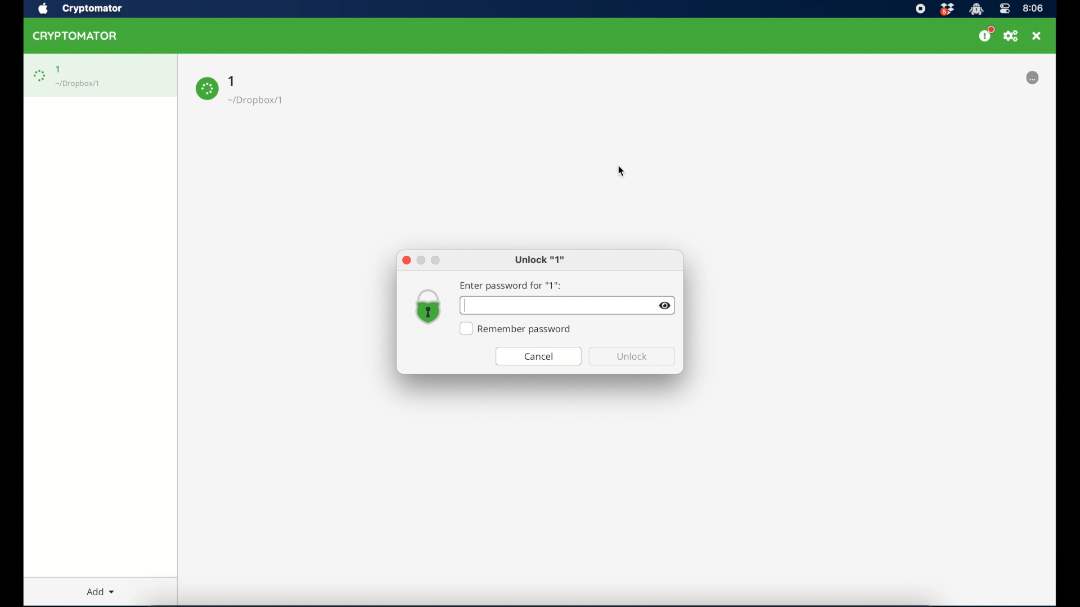  What do you see at coordinates (510, 286) in the screenshot?
I see `enter password` at bounding box center [510, 286].